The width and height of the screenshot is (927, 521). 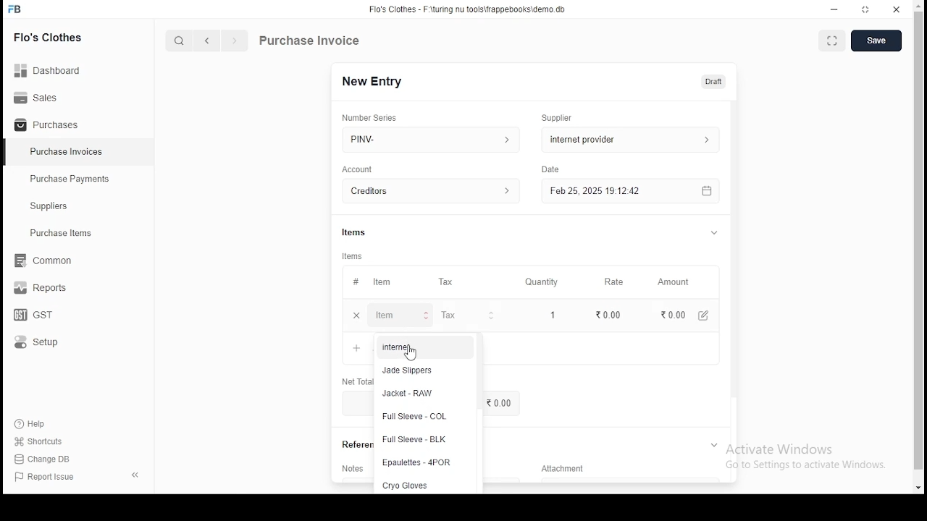 What do you see at coordinates (543, 282) in the screenshot?
I see `quality` at bounding box center [543, 282].